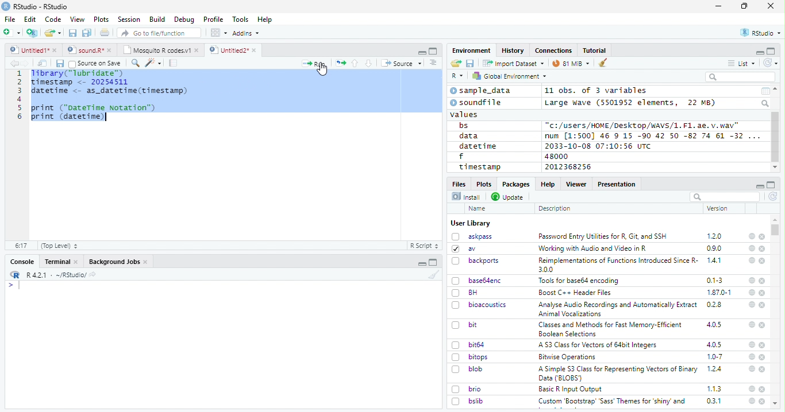 The image size is (785, 412). What do you see at coordinates (465, 114) in the screenshot?
I see `values` at bounding box center [465, 114].